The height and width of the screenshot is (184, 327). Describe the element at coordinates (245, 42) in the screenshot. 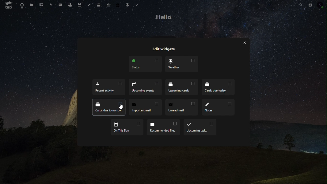

I see `Close` at that location.